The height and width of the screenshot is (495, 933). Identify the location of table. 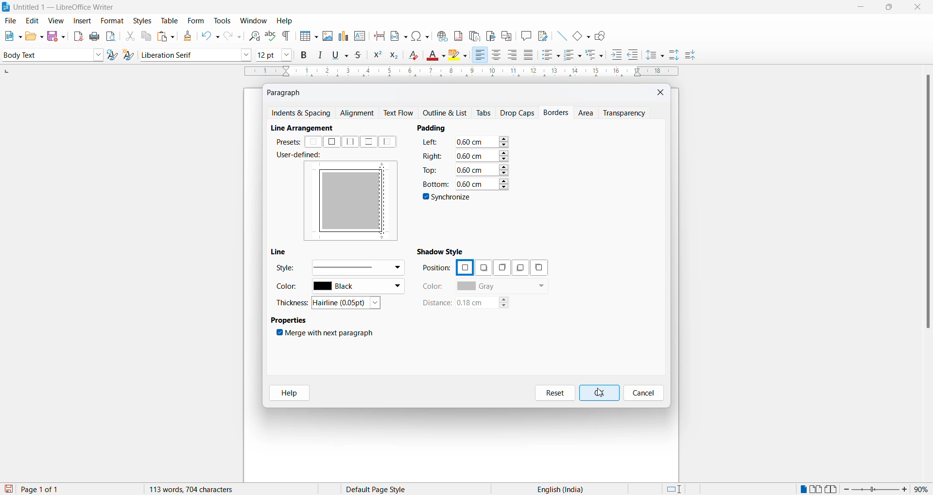
(170, 20).